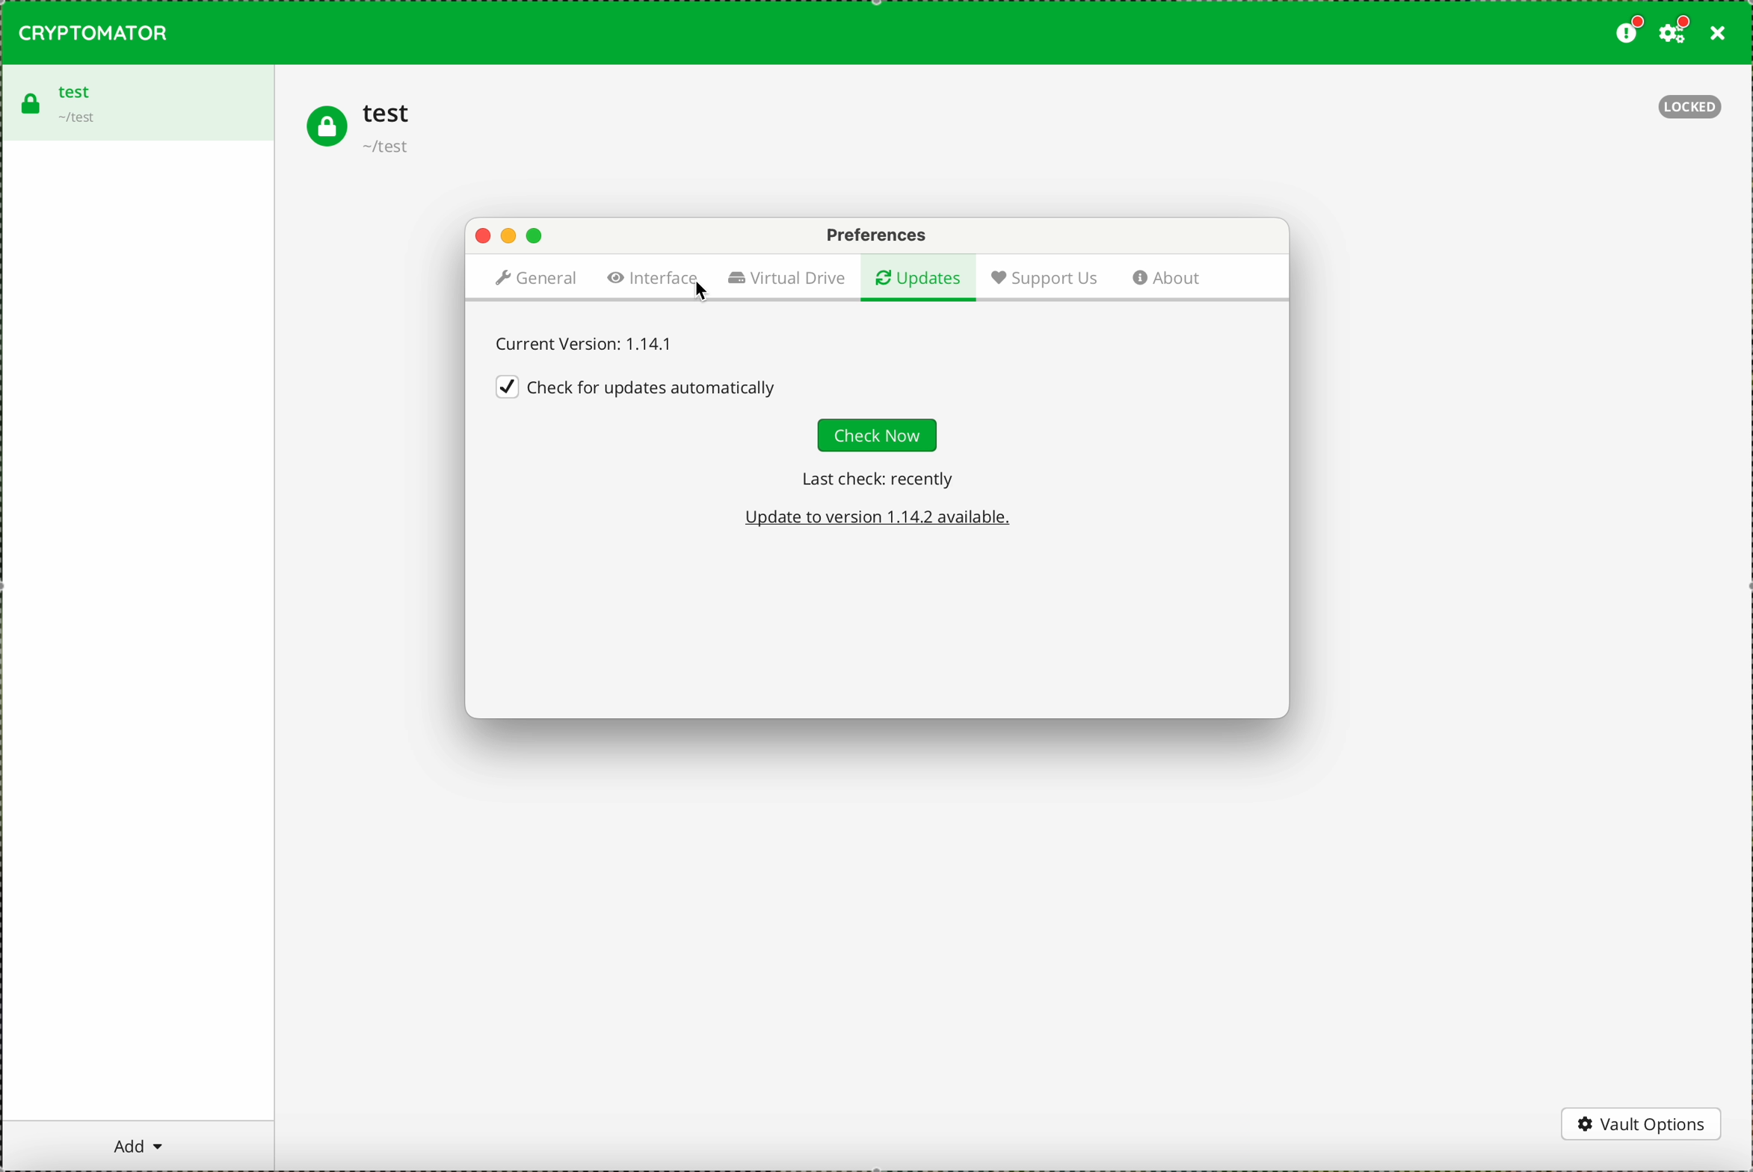 Image resolution: width=1753 pixels, height=1172 pixels. Describe the element at coordinates (874, 481) in the screenshot. I see `last check: recently` at that location.